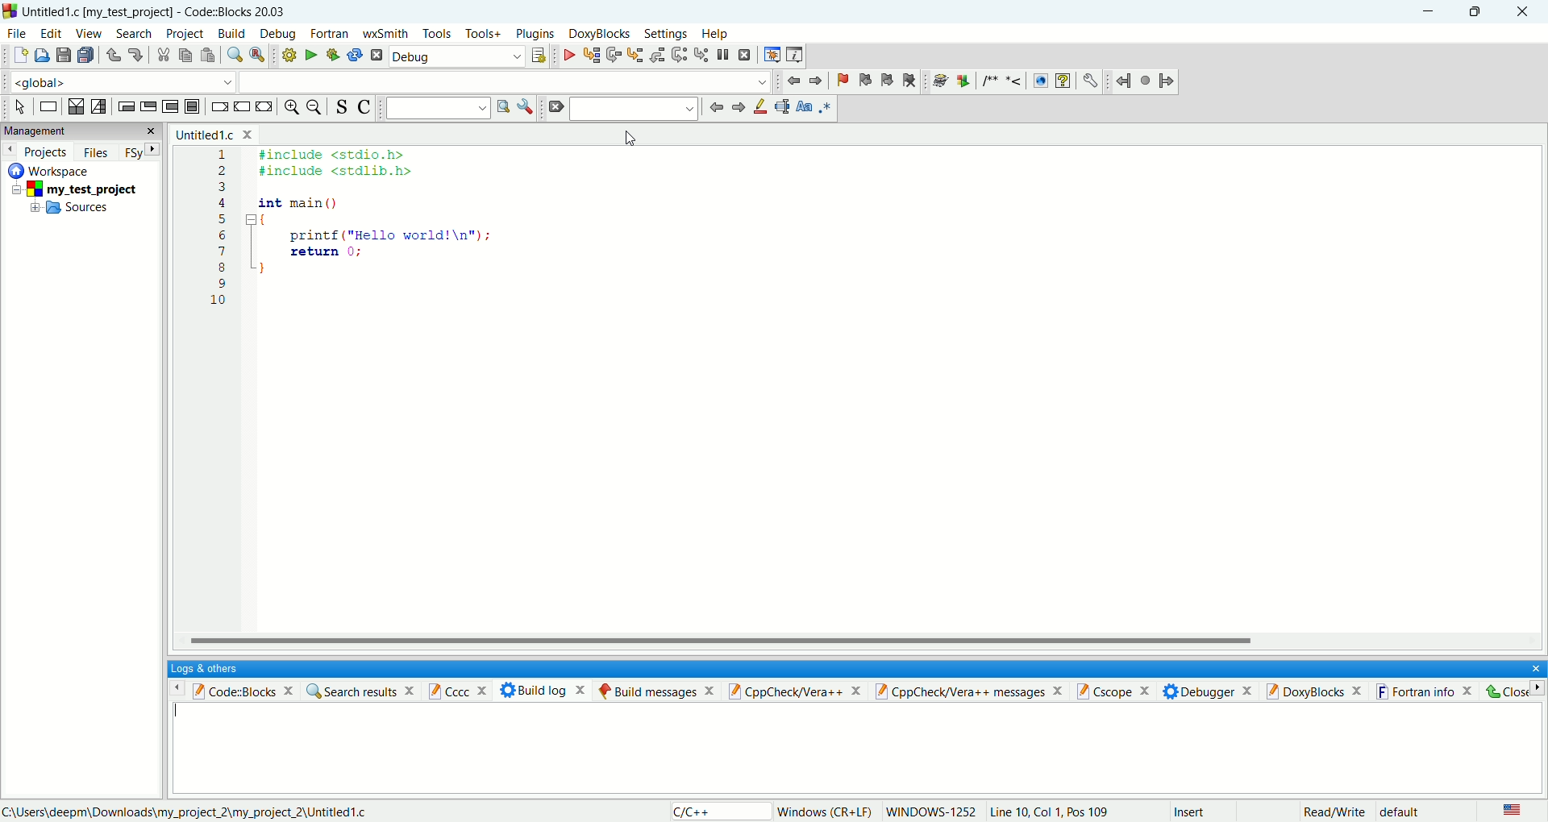 Image resolution: width=1548 pixels, height=822 pixels. I want to click on logo, so click(10, 9).